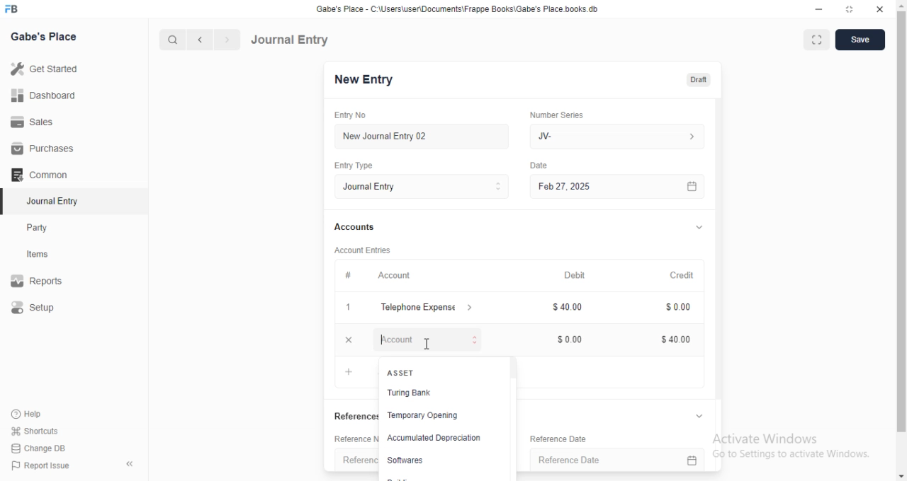  What do you see at coordinates (368, 250) in the screenshot?
I see `Account entries` at bounding box center [368, 250].